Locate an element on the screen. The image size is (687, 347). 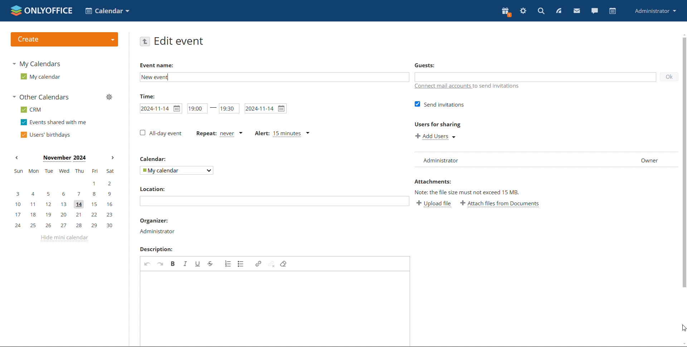
go back is located at coordinates (145, 42).